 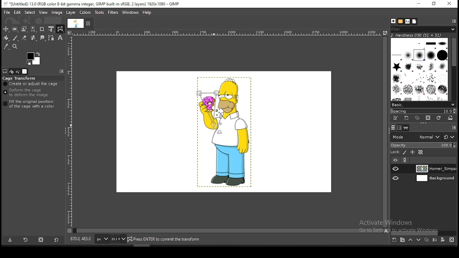 I want to click on healing tool, so click(x=33, y=38).